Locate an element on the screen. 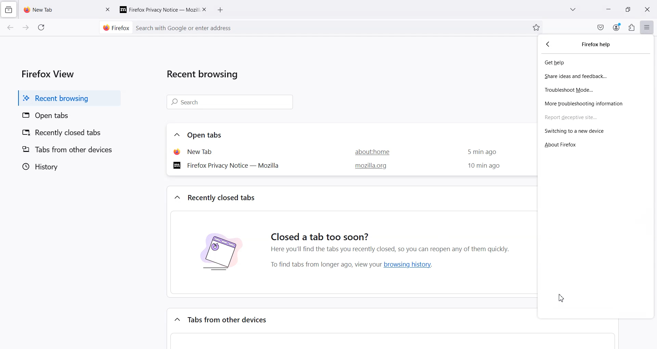  Open tab is located at coordinates (202, 151).